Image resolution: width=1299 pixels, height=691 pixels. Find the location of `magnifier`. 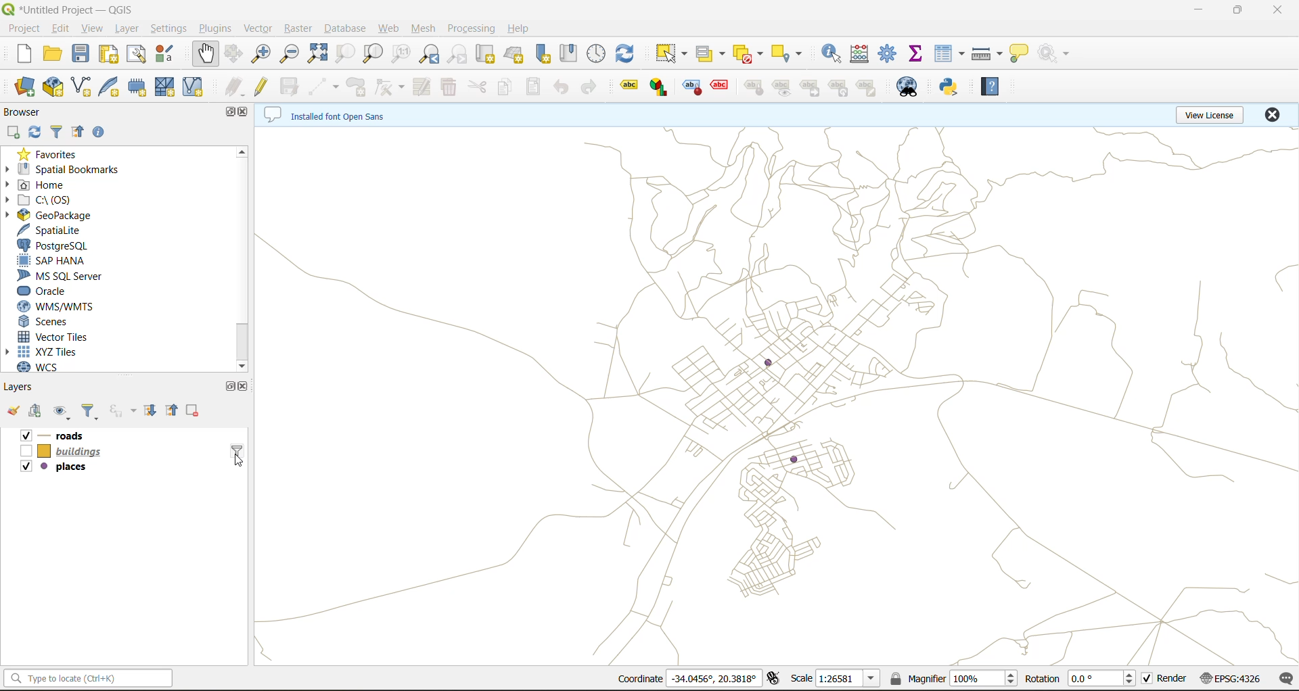

magnifier is located at coordinates (956, 680).